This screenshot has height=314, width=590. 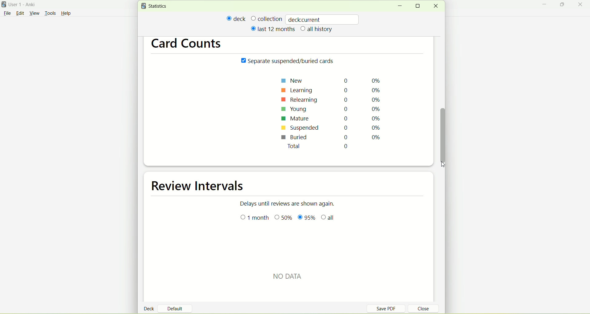 What do you see at coordinates (294, 275) in the screenshot?
I see `text` at bounding box center [294, 275].